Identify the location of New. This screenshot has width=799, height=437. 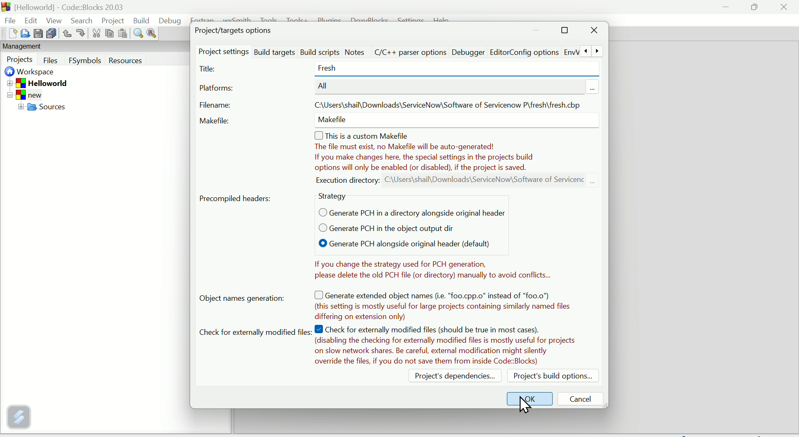
(32, 95).